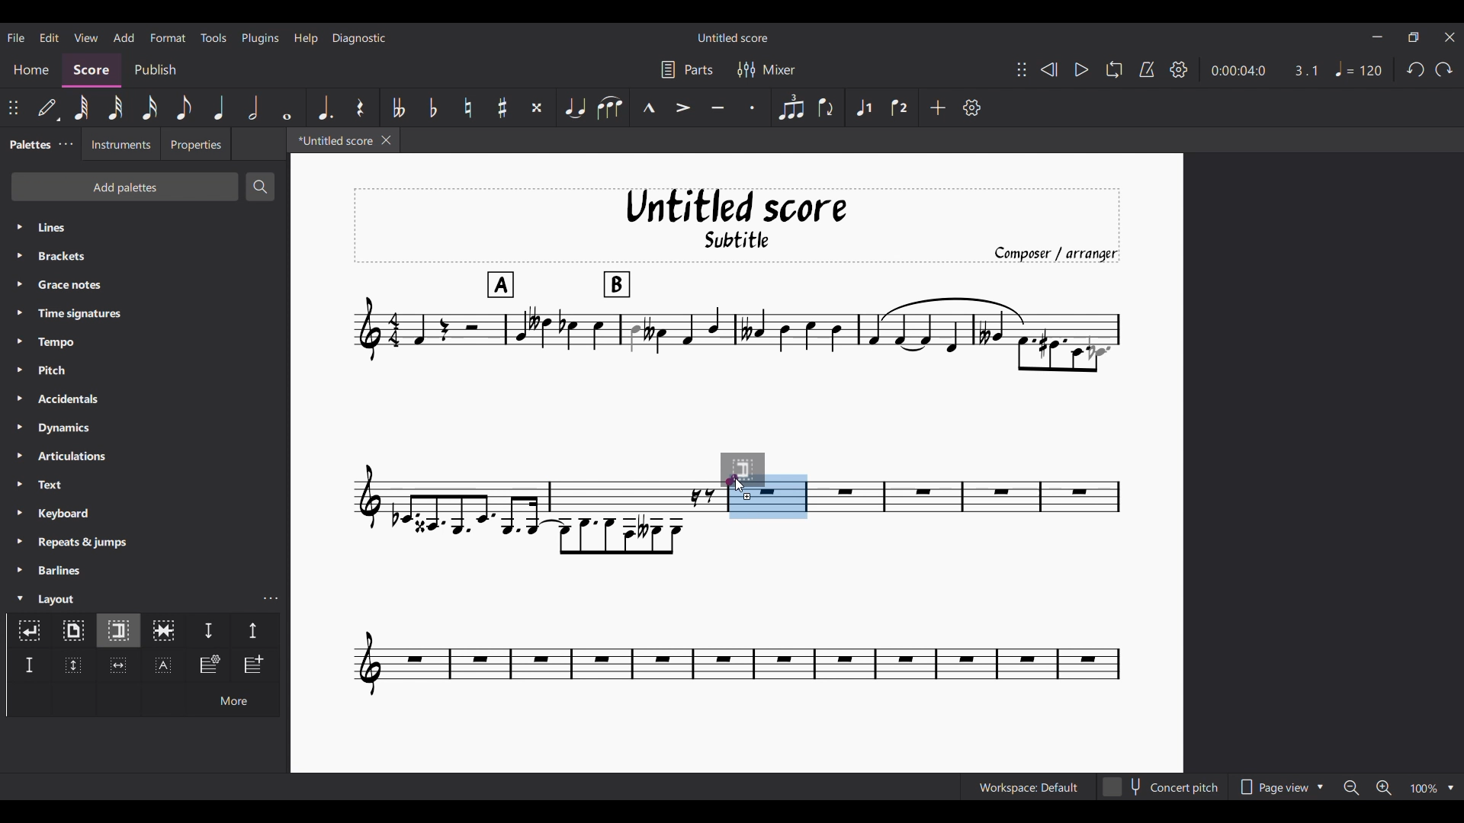 The image size is (1464, 823). I want to click on Flip direction, so click(827, 107).